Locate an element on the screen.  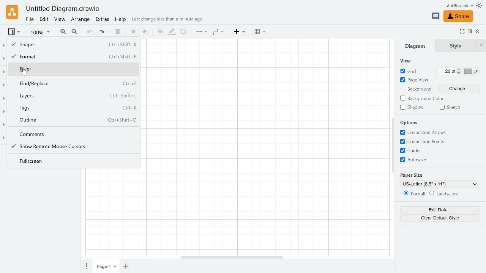
Diagram is located at coordinates (418, 46).